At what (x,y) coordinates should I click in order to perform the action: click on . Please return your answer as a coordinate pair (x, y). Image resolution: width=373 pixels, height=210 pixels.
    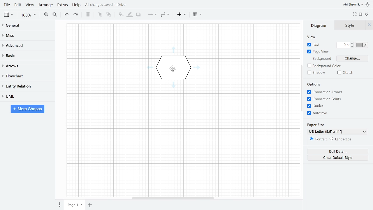
    Looking at the image, I should click on (301, 88).